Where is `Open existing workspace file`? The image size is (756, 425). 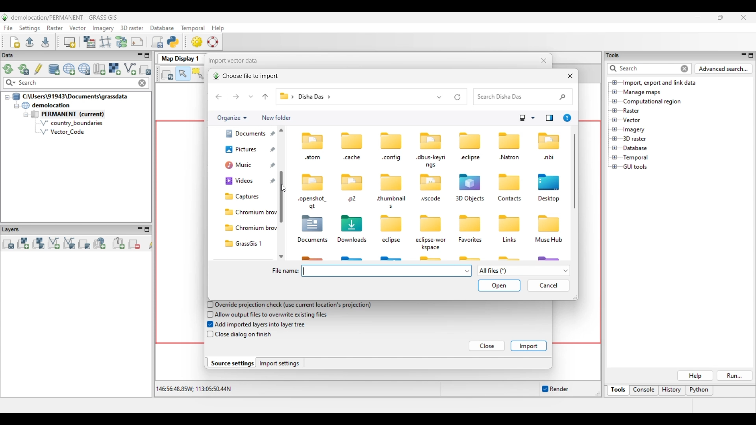
Open existing workspace file is located at coordinates (30, 42).